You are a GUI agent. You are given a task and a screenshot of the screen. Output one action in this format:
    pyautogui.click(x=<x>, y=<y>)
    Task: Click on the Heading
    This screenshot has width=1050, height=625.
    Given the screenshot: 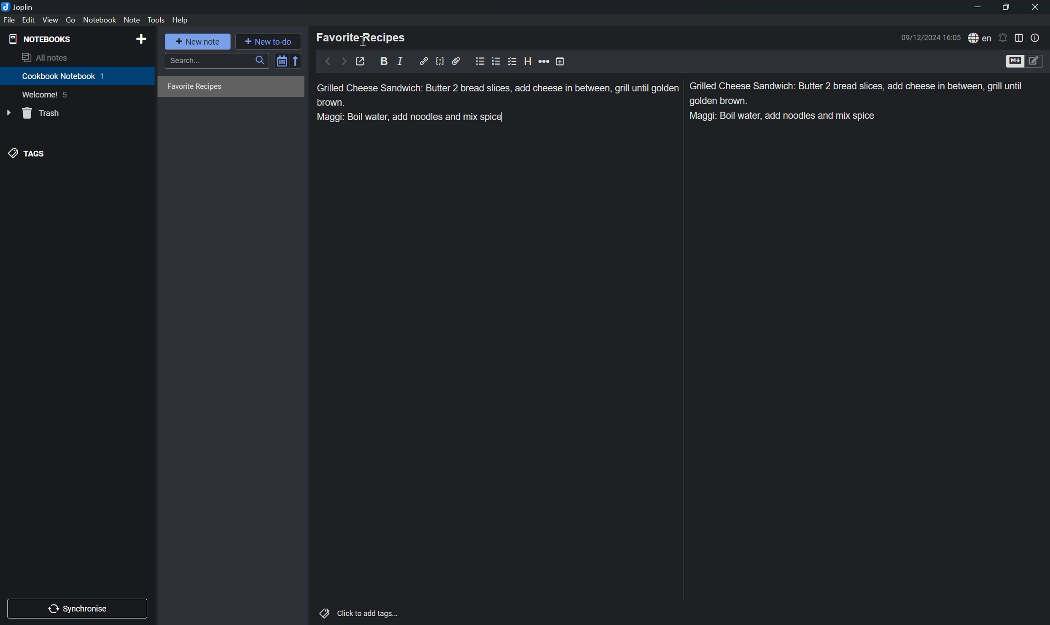 What is the action you would take?
    pyautogui.click(x=528, y=59)
    